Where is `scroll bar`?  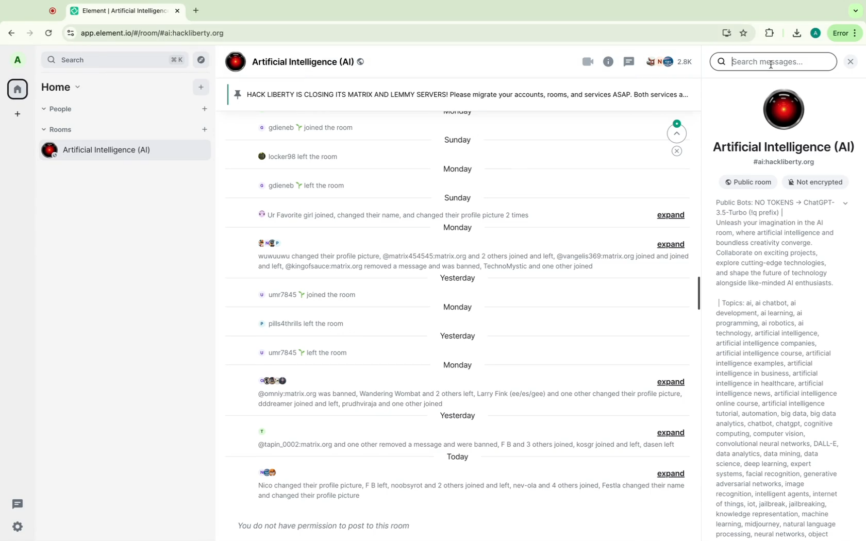 scroll bar is located at coordinates (698, 293).